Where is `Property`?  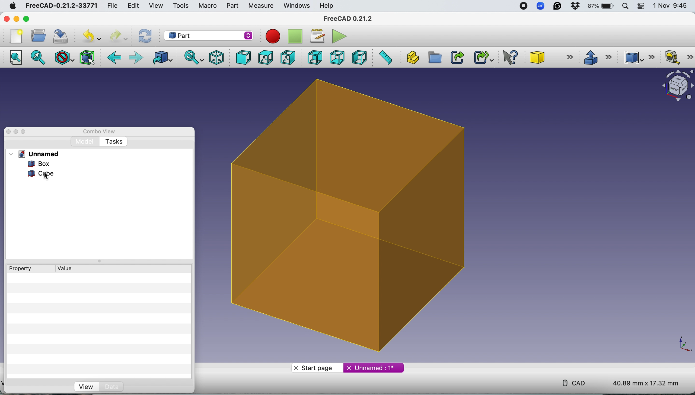 Property is located at coordinates (18, 268).